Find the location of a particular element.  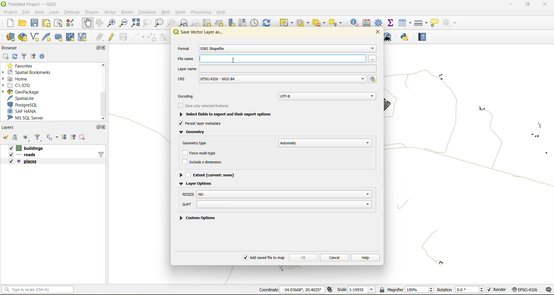

ok is located at coordinates (304, 258).